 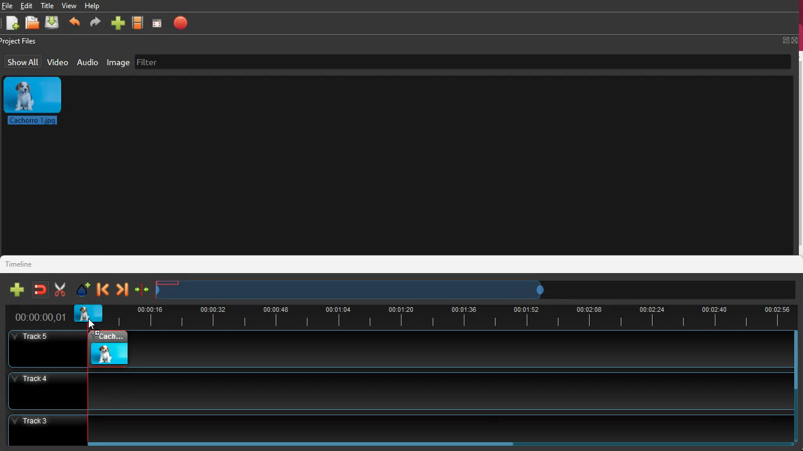 I want to click on title, so click(x=48, y=5).